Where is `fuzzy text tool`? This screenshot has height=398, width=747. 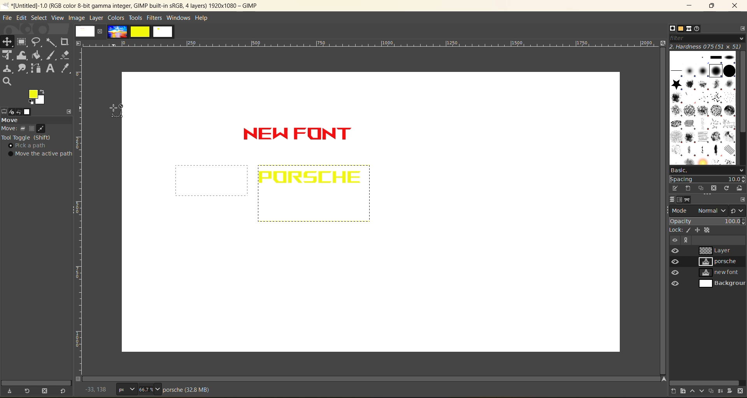 fuzzy text tool is located at coordinates (51, 42).